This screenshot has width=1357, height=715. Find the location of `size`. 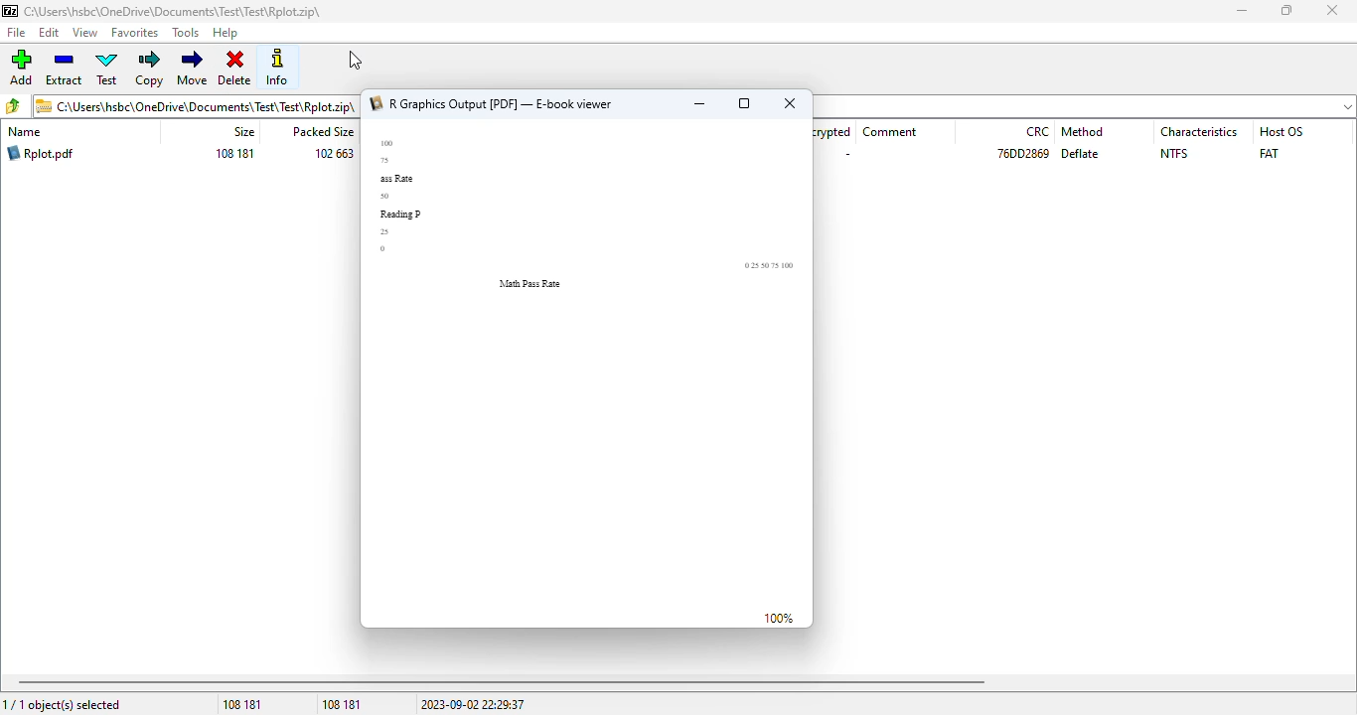

size is located at coordinates (242, 132).